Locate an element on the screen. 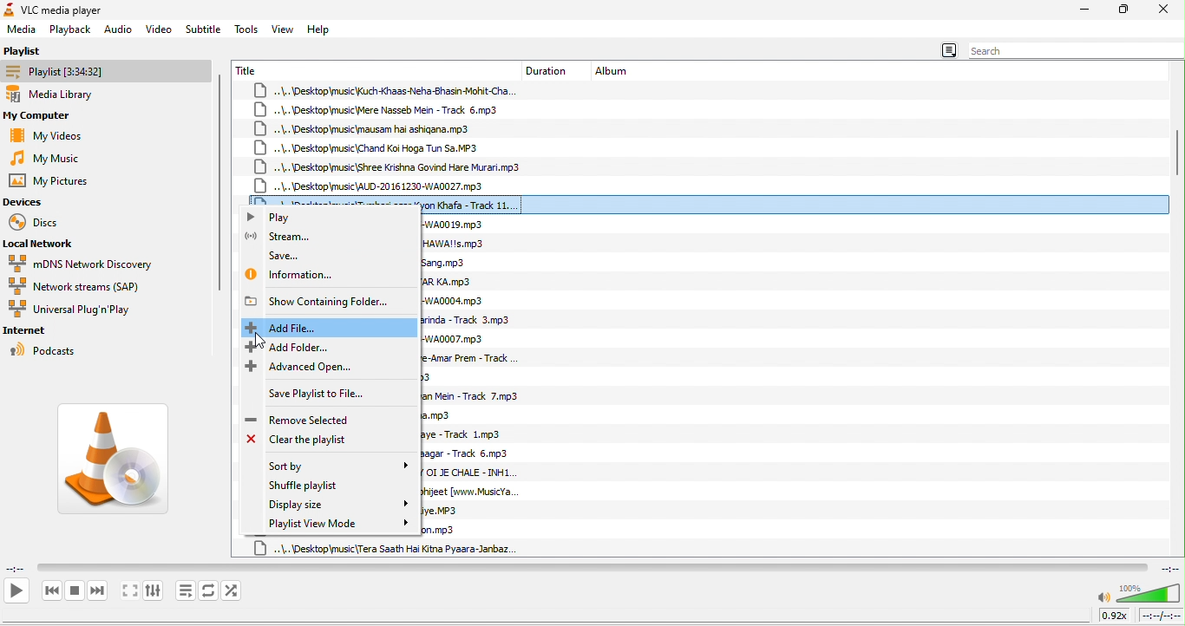 The height and width of the screenshot is (626, 1185). +\..\Desktop\music\Shree Krishna Govind Hare Murari.mp3. is located at coordinates (390, 166).